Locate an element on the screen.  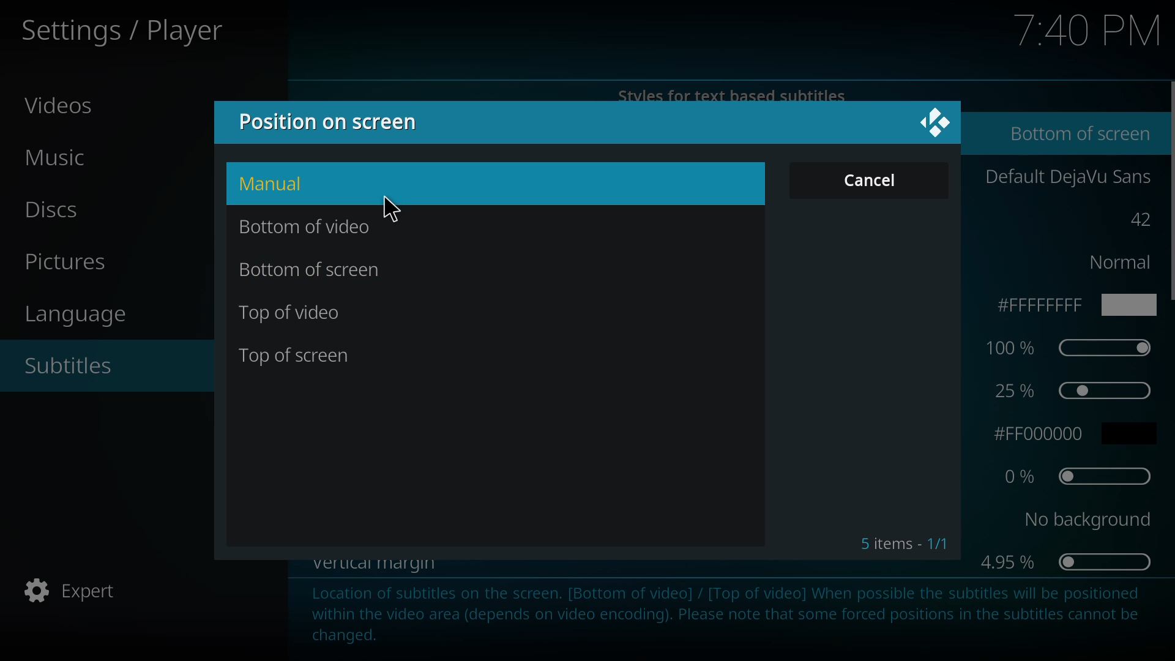
fff000 is located at coordinates (1081, 434).